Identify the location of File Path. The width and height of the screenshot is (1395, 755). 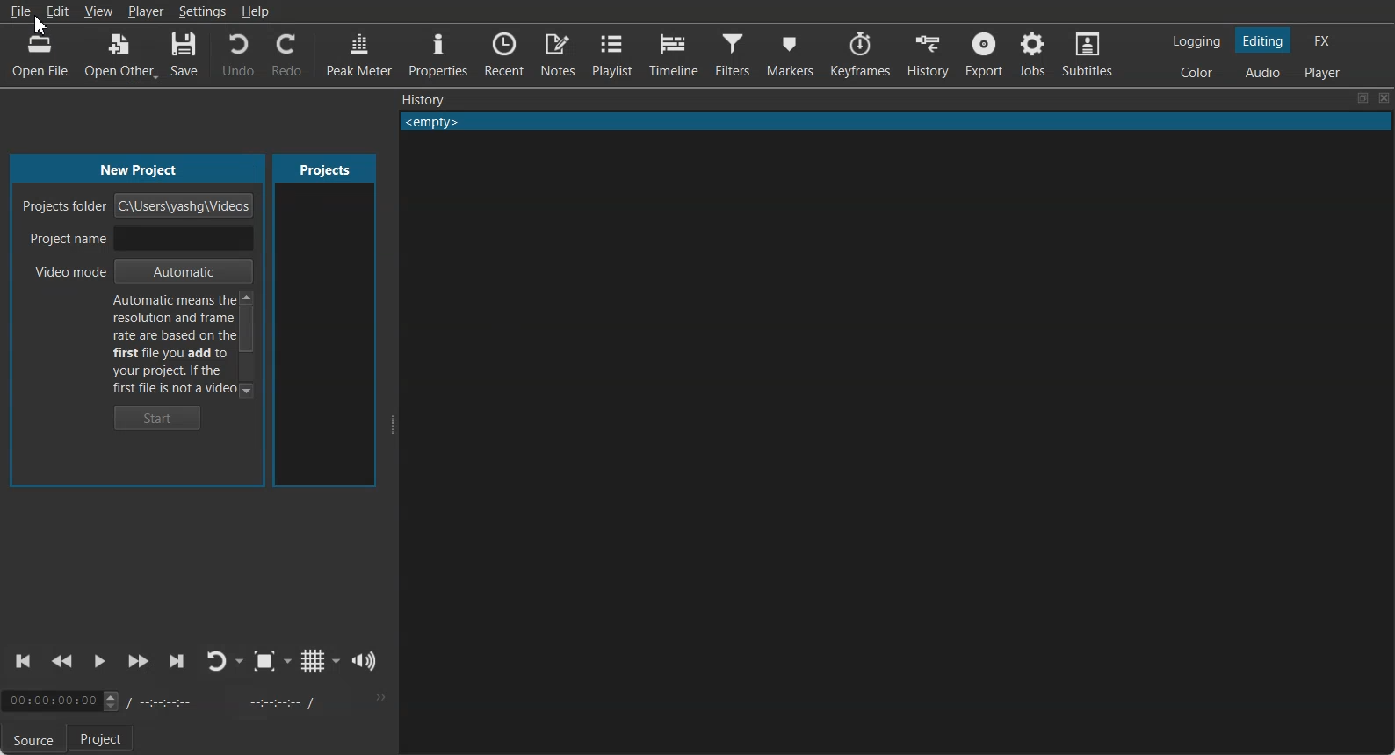
(186, 205).